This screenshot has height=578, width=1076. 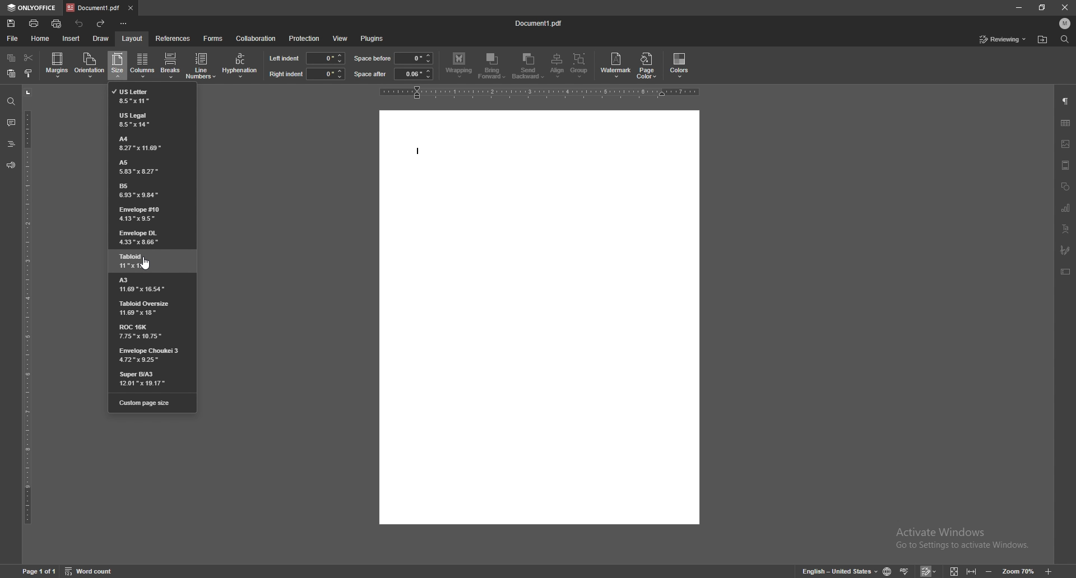 What do you see at coordinates (145, 67) in the screenshot?
I see `cursor description` at bounding box center [145, 67].